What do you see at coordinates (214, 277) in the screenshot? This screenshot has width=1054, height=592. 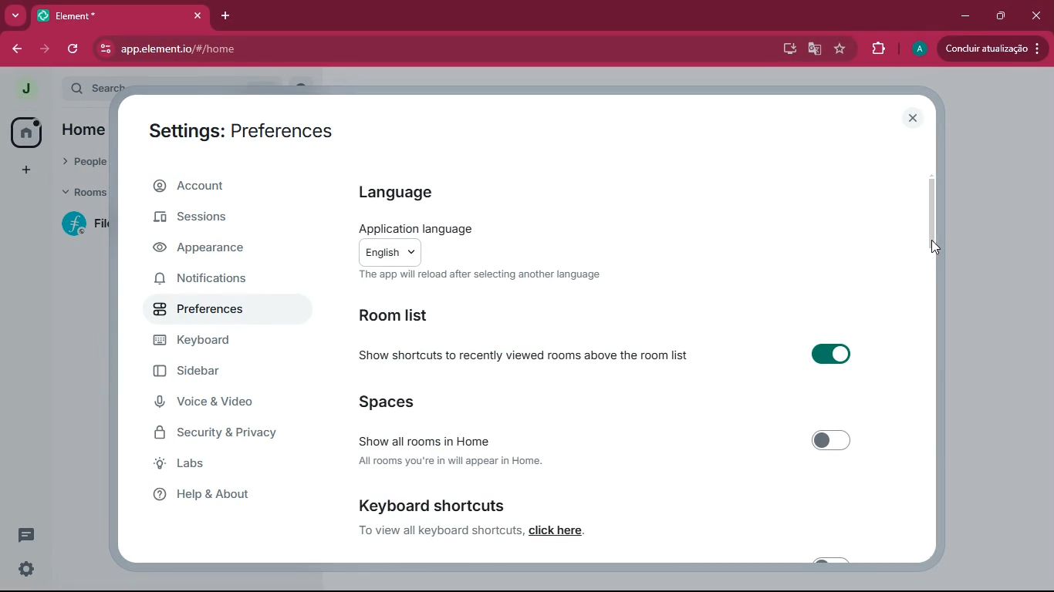 I see `notifications` at bounding box center [214, 277].